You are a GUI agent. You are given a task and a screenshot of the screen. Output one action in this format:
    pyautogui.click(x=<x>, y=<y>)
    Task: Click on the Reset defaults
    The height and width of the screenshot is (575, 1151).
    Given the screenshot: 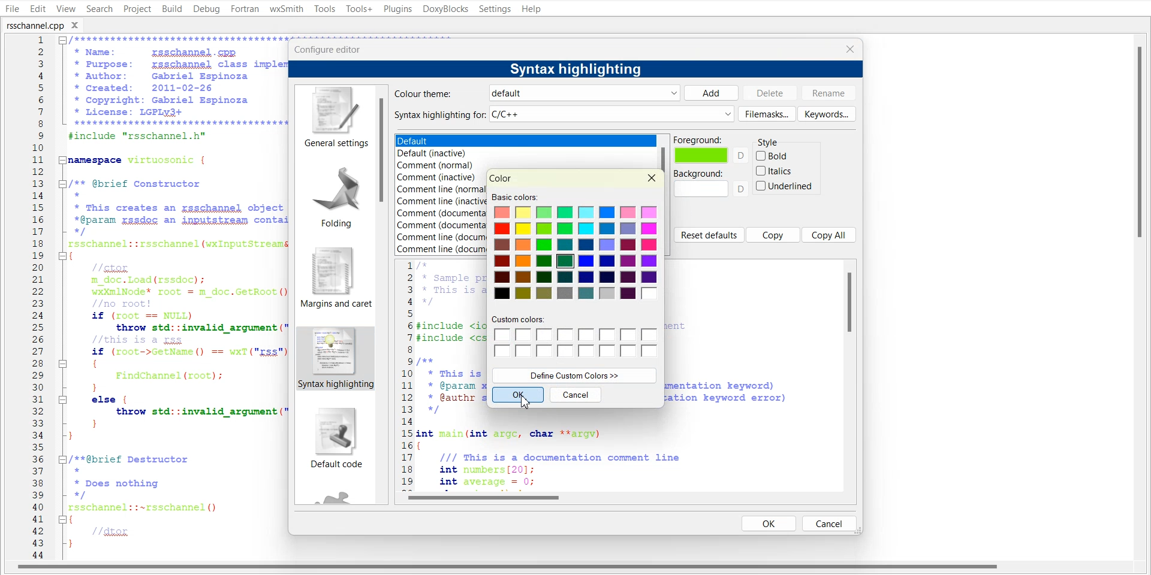 What is the action you would take?
    pyautogui.click(x=709, y=235)
    